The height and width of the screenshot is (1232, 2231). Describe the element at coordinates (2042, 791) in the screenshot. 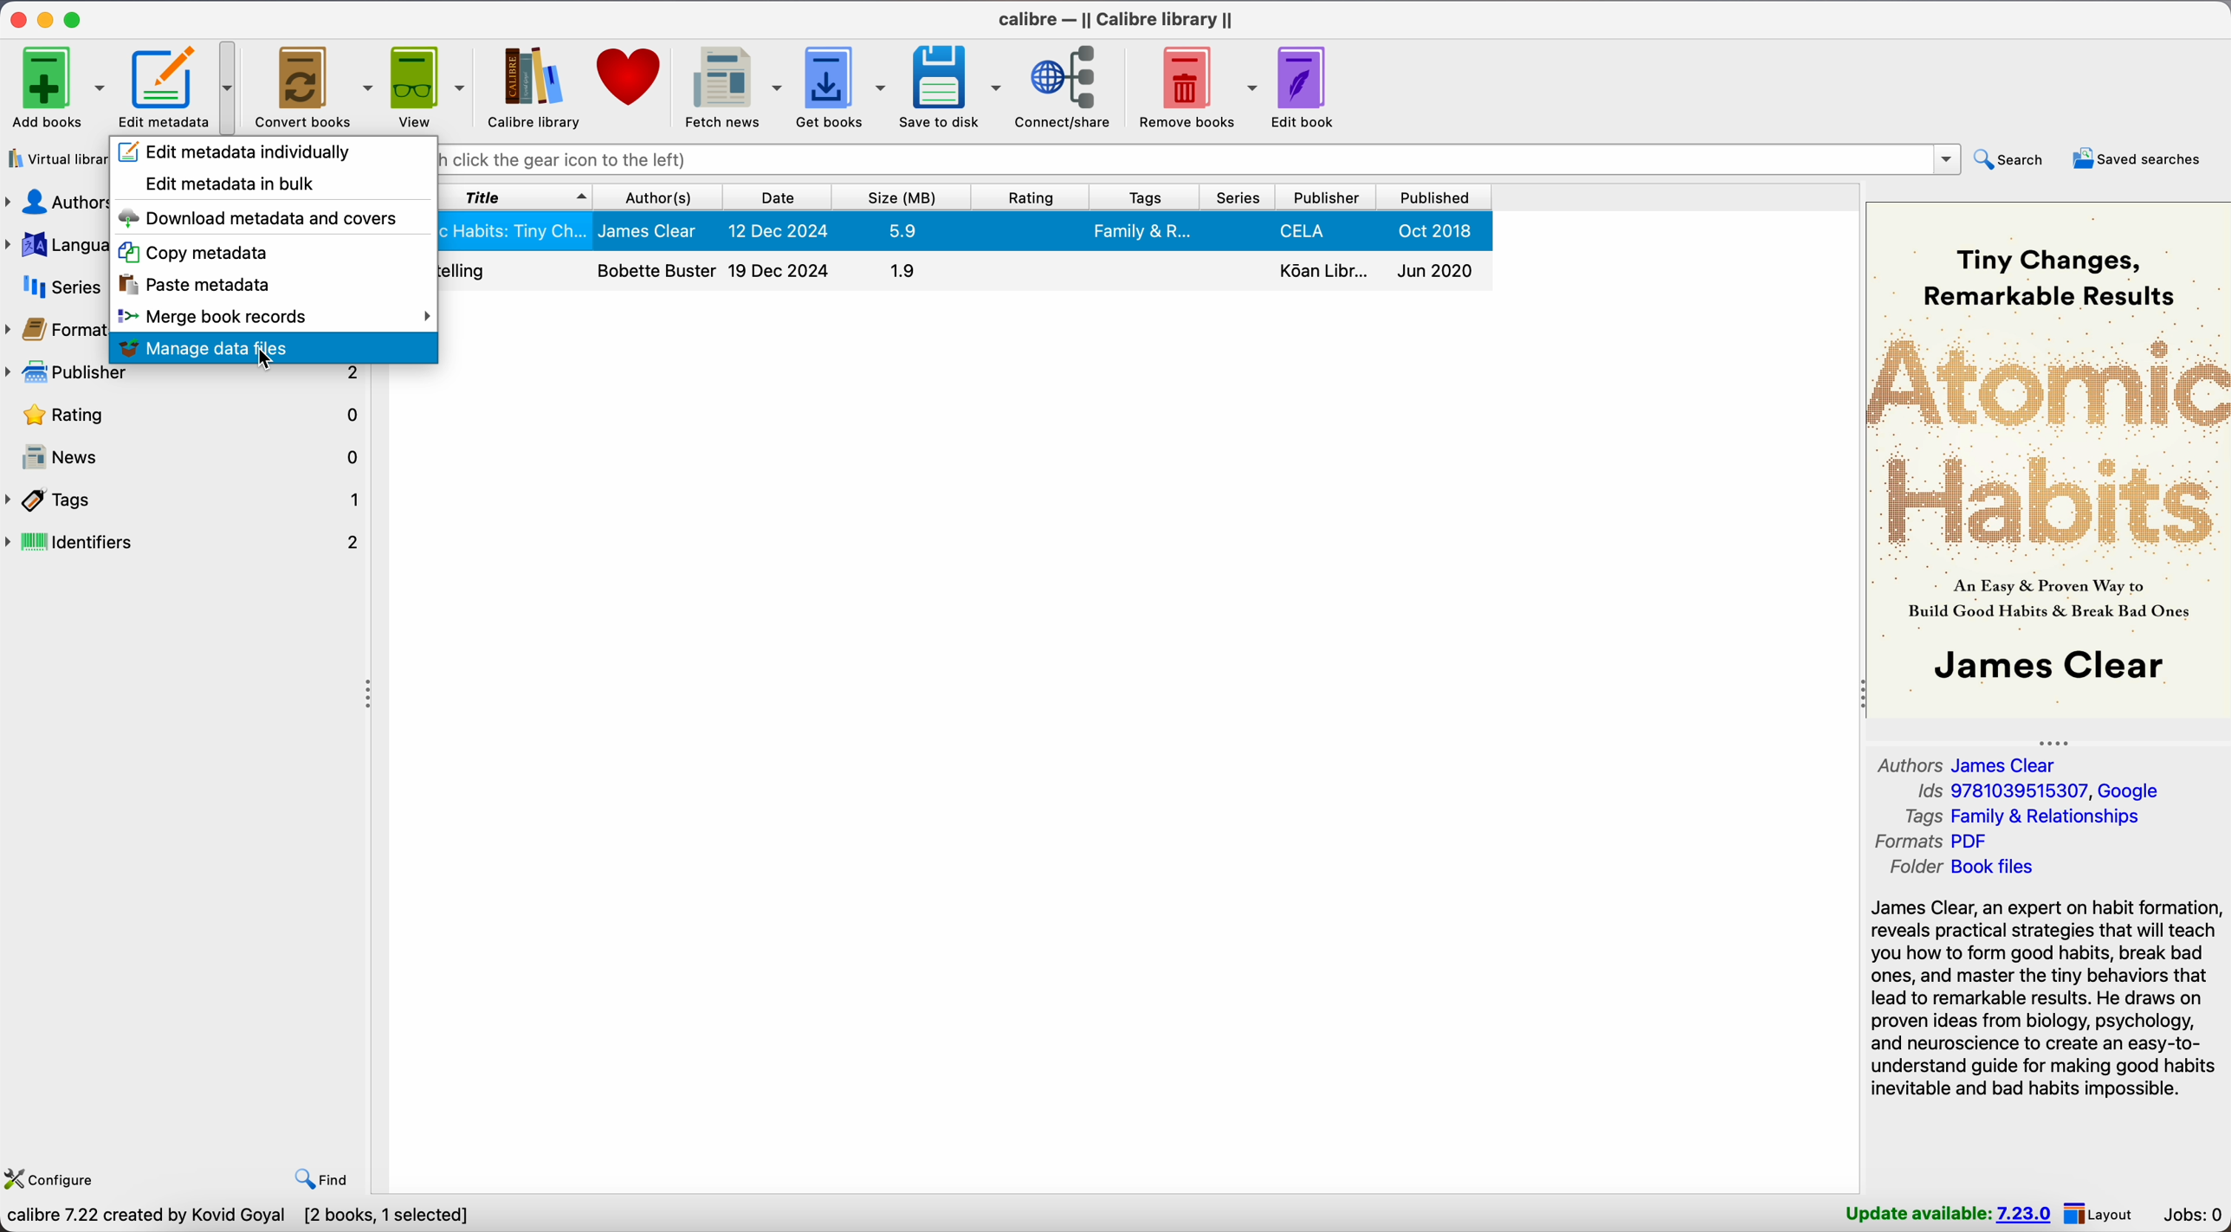

I see `Ids 9781039515307, Google` at that location.